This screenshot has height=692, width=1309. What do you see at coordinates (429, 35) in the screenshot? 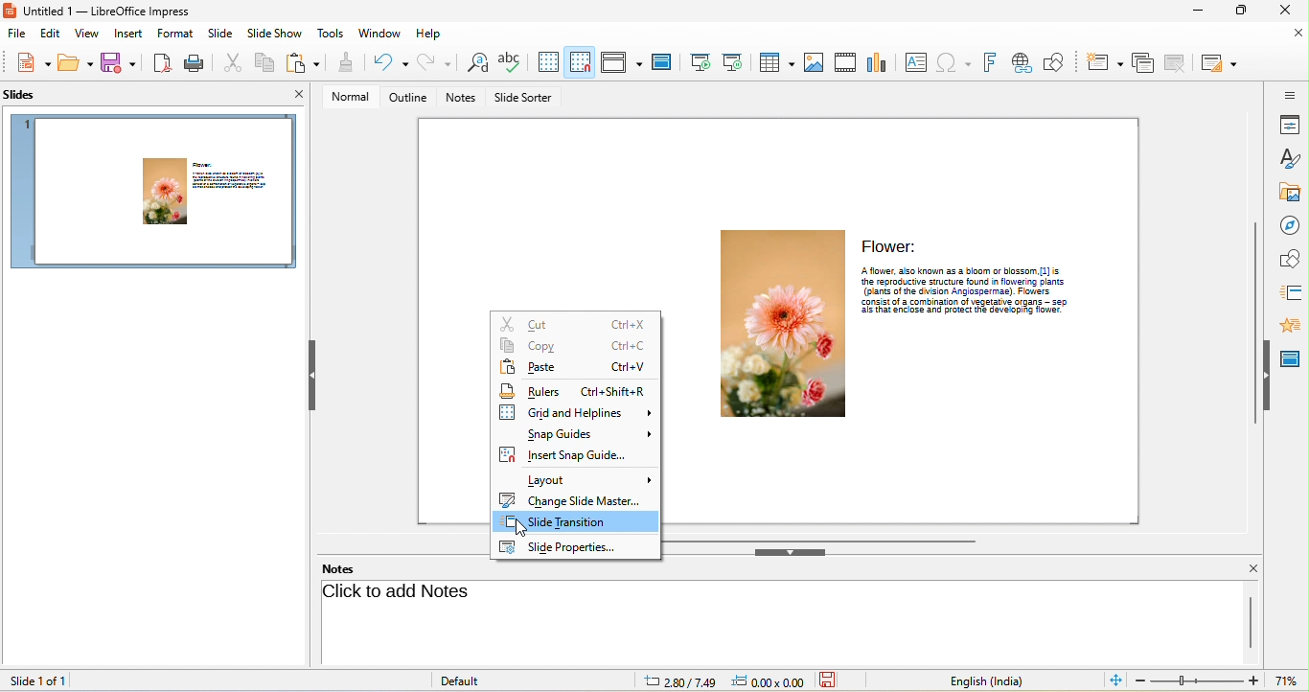
I see `help` at bounding box center [429, 35].